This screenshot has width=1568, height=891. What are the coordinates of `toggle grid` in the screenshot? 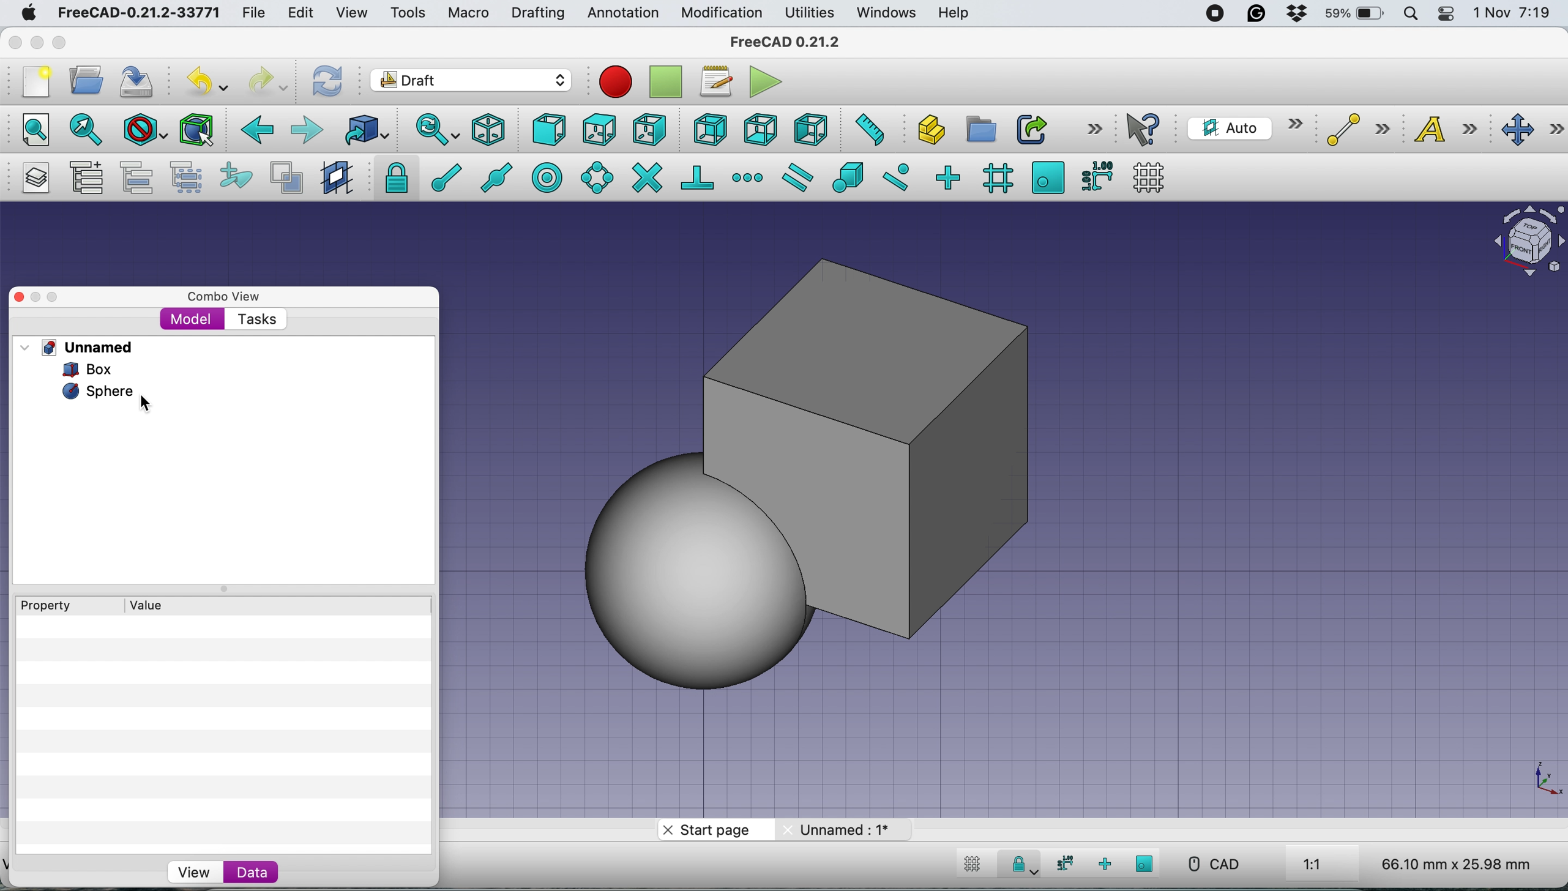 It's located at (1149, 177).